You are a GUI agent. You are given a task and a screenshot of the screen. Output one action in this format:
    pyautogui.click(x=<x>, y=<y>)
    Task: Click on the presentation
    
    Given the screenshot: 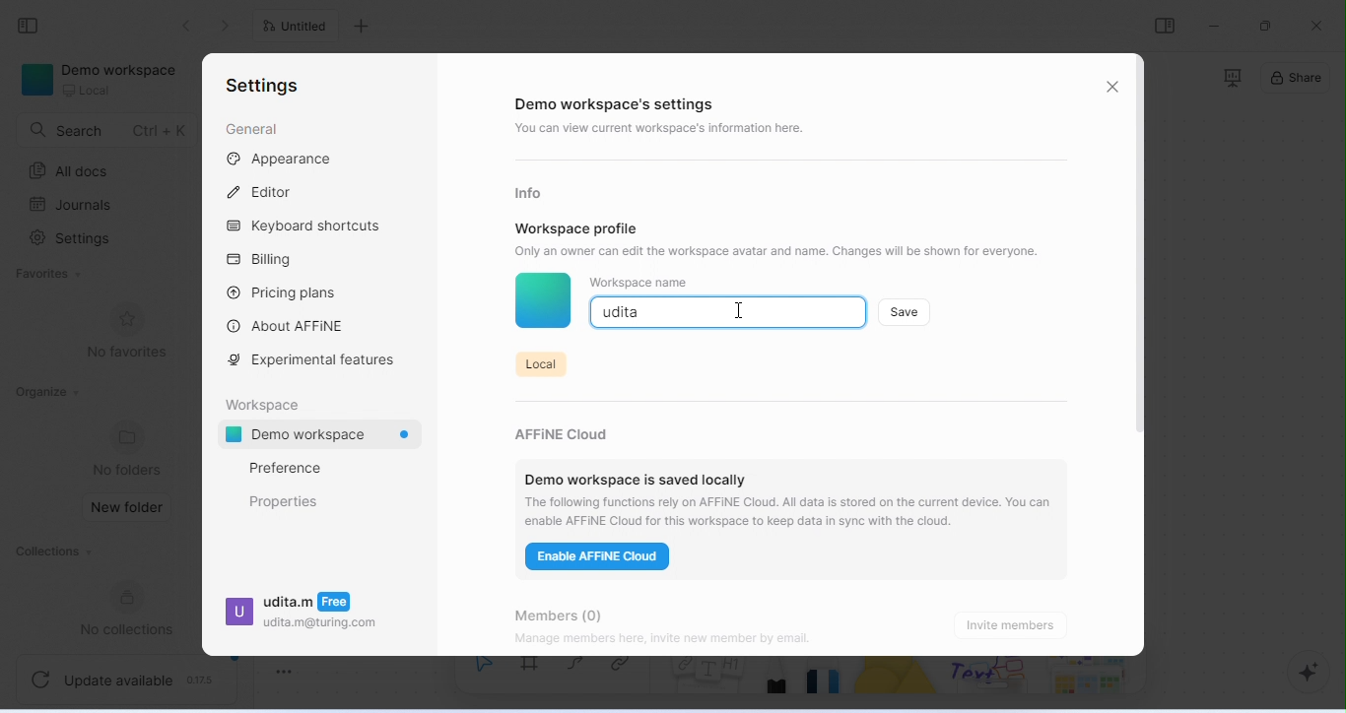 What is the action you would take?
    pyautogui.click(x=1231, y=78)
    